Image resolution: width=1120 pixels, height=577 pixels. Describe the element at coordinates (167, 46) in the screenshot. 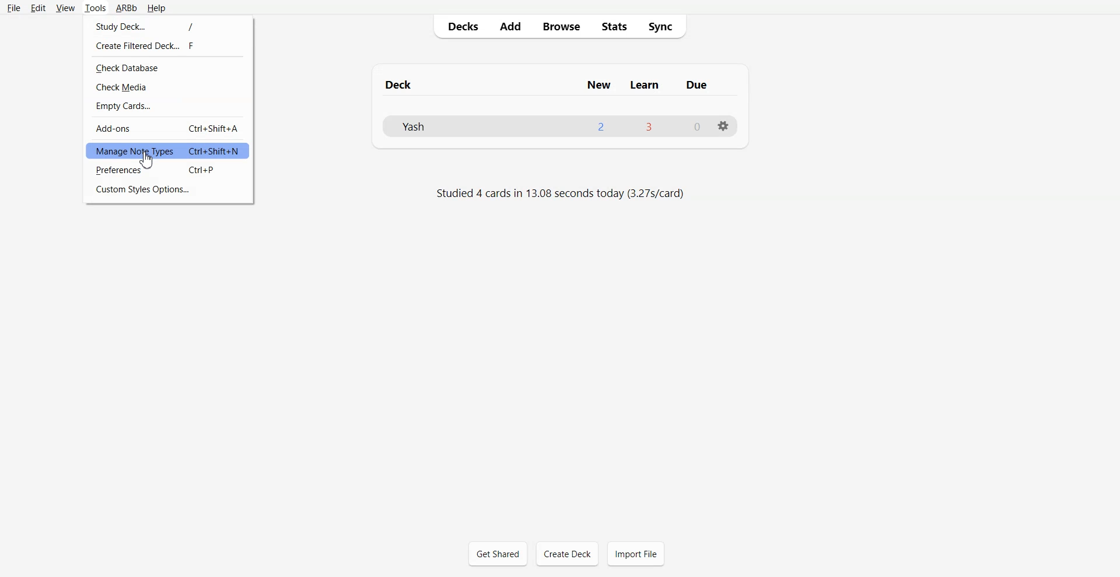

I see `Create Filtered Deck` at that location.